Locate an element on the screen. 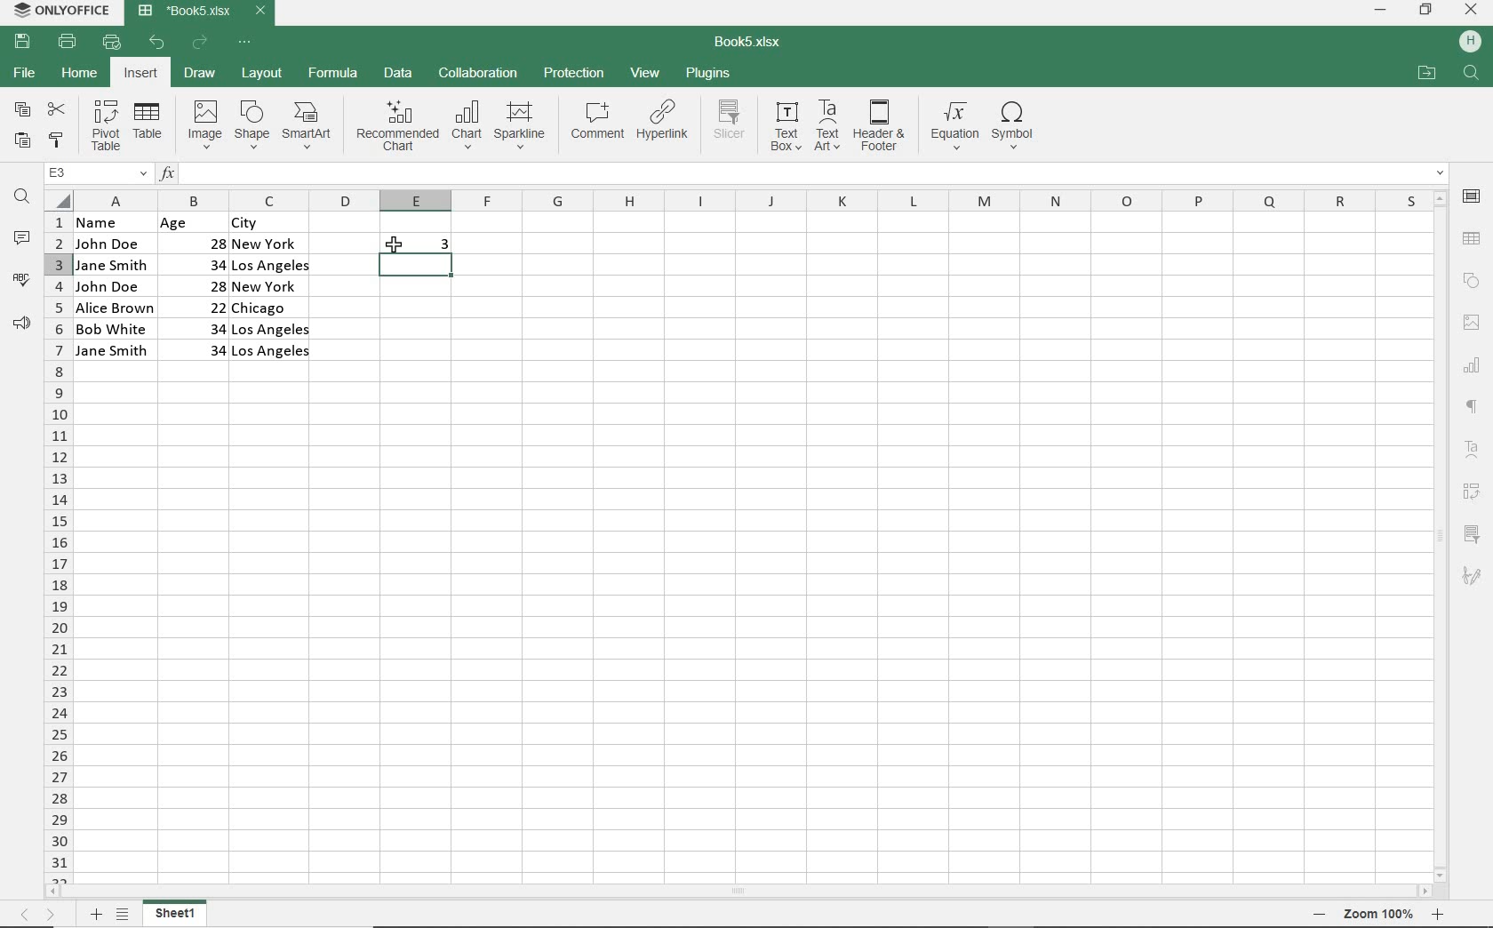 The width and height of the screenshot is (1493, 928). SPARKLINE is located at coordinates (520, 127).